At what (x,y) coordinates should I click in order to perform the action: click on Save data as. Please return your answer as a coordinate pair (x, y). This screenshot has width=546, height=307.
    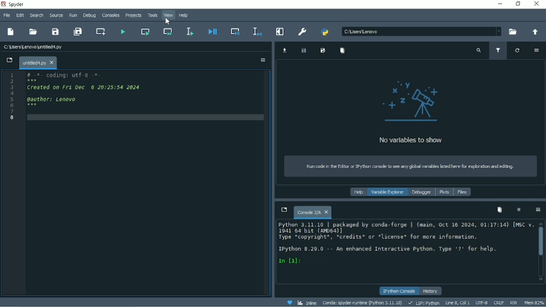
    Looking at the image, I should click on (323, 51).